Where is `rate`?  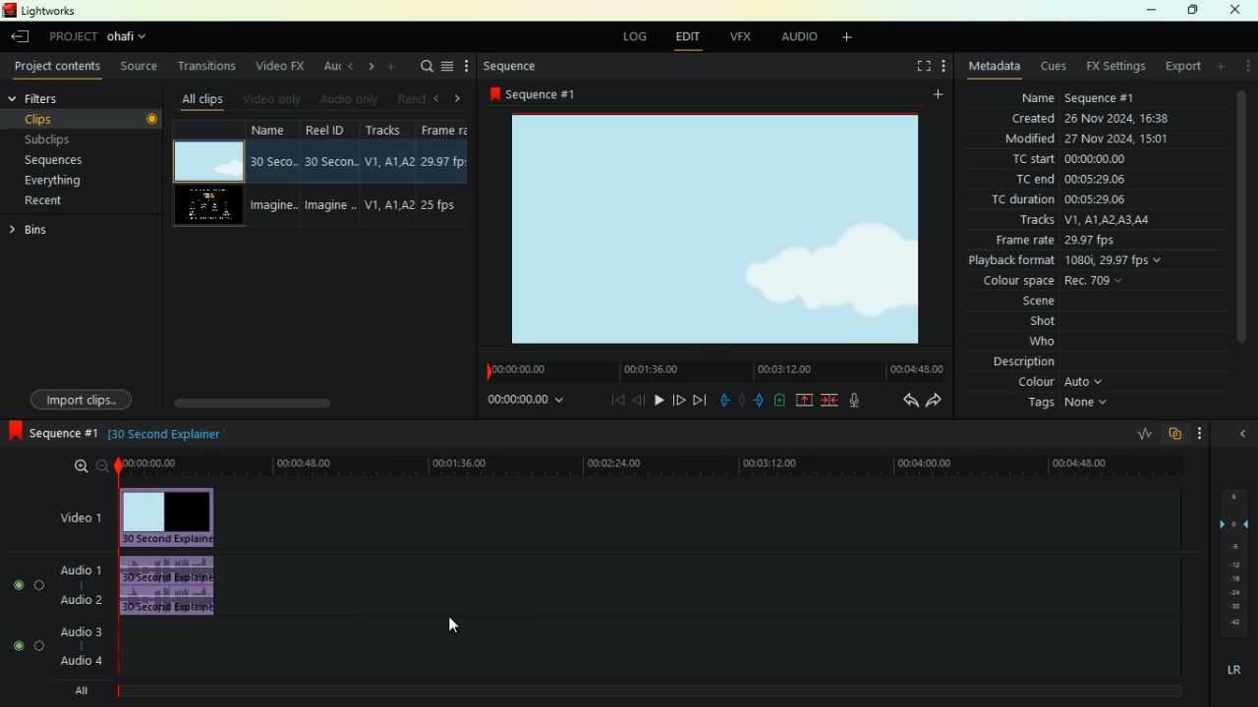
rate is located at coordinates (1142, 432).